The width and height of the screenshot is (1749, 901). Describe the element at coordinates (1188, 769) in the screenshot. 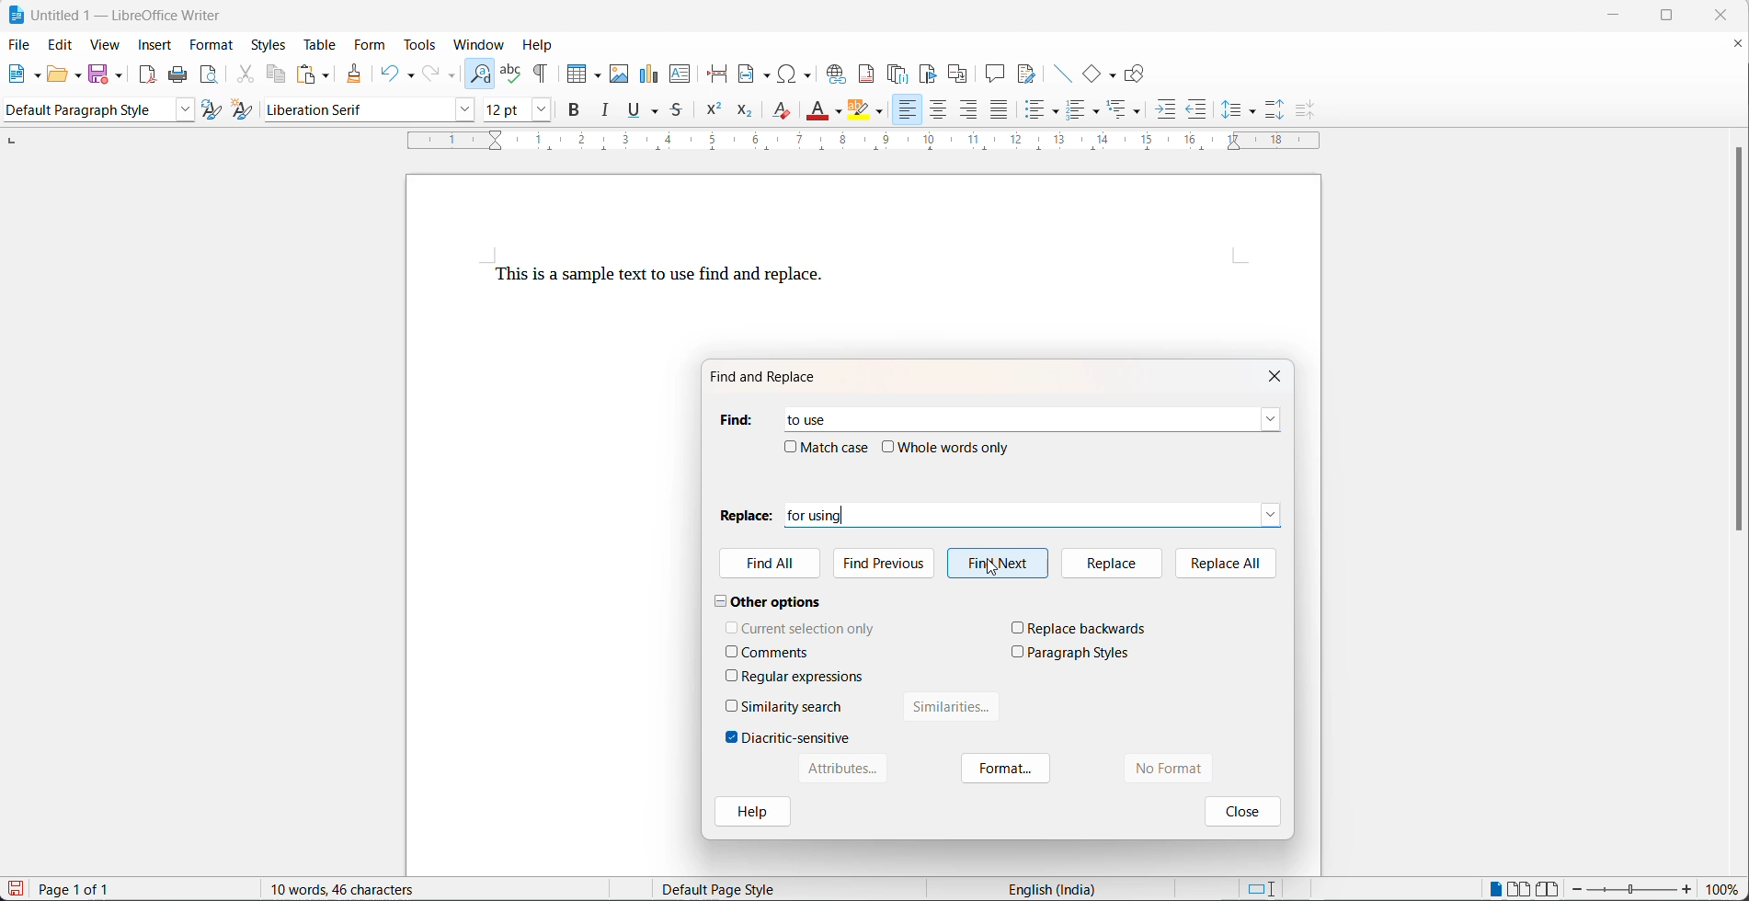

I see `no format` at that location.